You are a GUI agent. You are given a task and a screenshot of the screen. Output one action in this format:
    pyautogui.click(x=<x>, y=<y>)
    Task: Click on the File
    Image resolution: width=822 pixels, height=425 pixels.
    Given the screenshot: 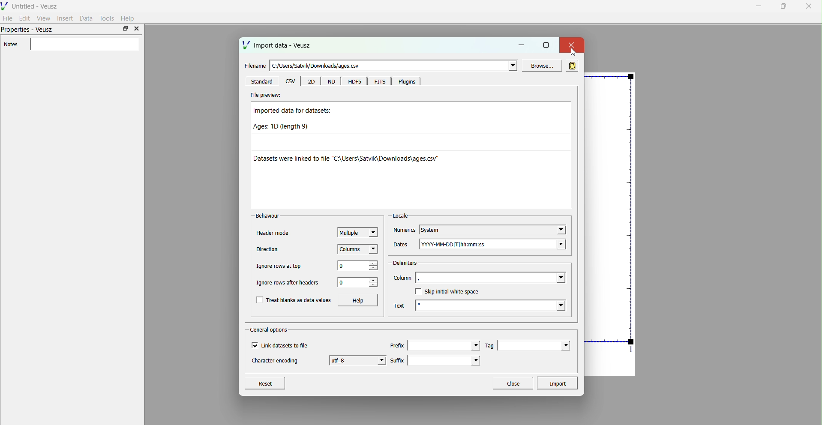 What is the action you would take?
    pyautogui.click(x=8, y=18)
    